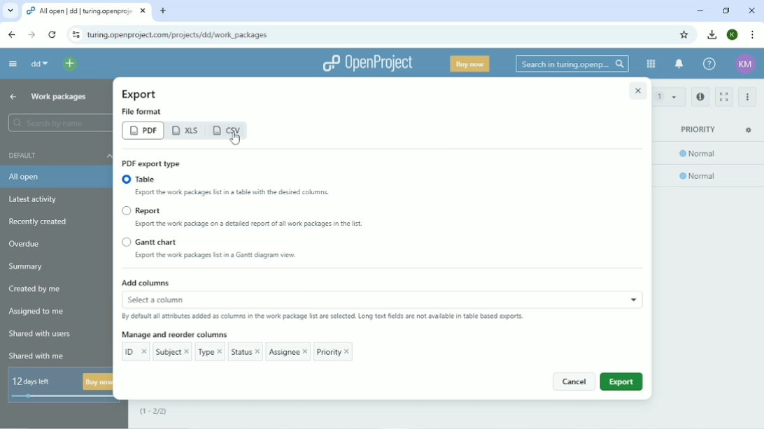 This screenshot has height=429, width=764. What do you see at coordinates (245, 352) in the screenshot?
I see `Status` at bounding box center [245, 352].